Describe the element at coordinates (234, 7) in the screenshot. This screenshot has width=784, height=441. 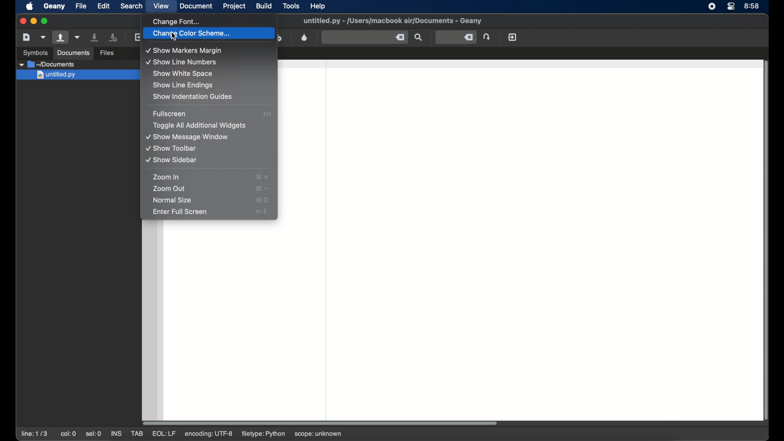
I see `project` at that location.